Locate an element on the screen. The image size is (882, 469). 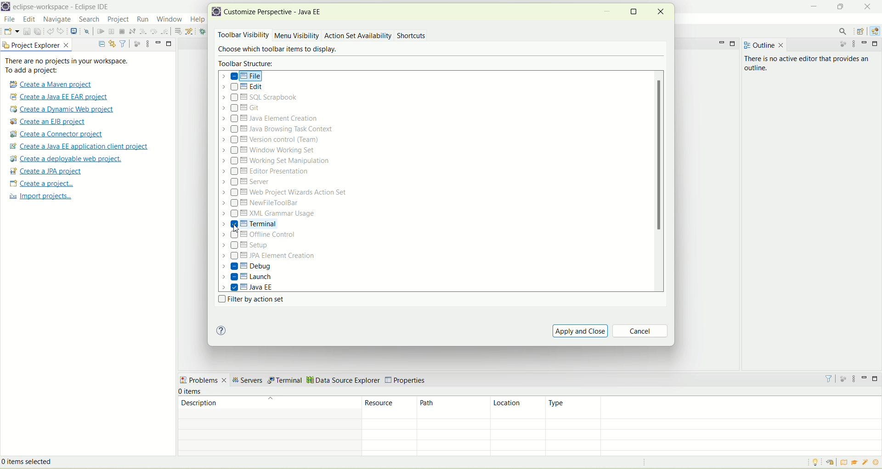
There is no active editor that provides an outline. is located at coordinates (792, 70).